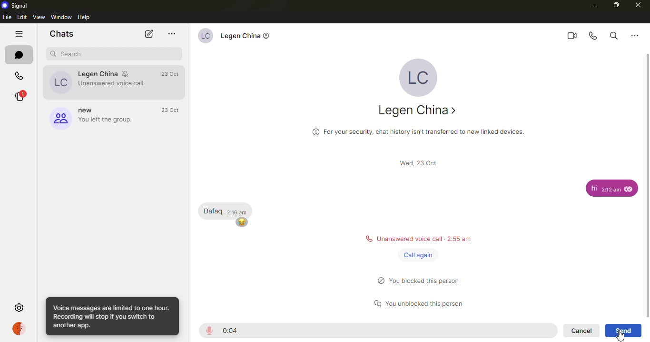 The width and height of the screenshot is (650, 342). What do you see at coordinates (419, 237) in the screenshot?
I see `status message` at bounding box center [419, 237].